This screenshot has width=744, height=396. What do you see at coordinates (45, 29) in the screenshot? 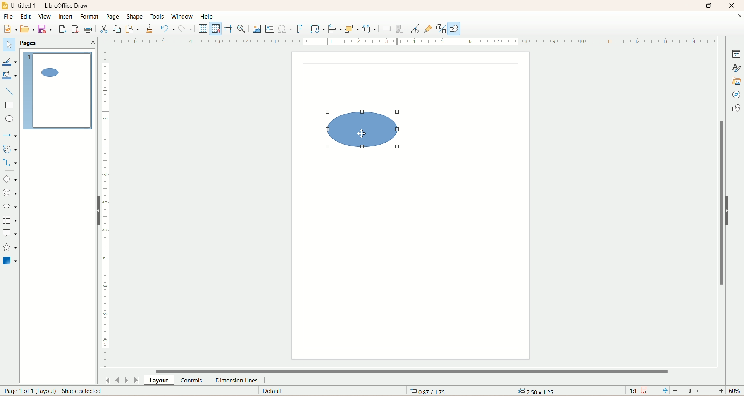
I see `save` at bounding box center [45, 29].